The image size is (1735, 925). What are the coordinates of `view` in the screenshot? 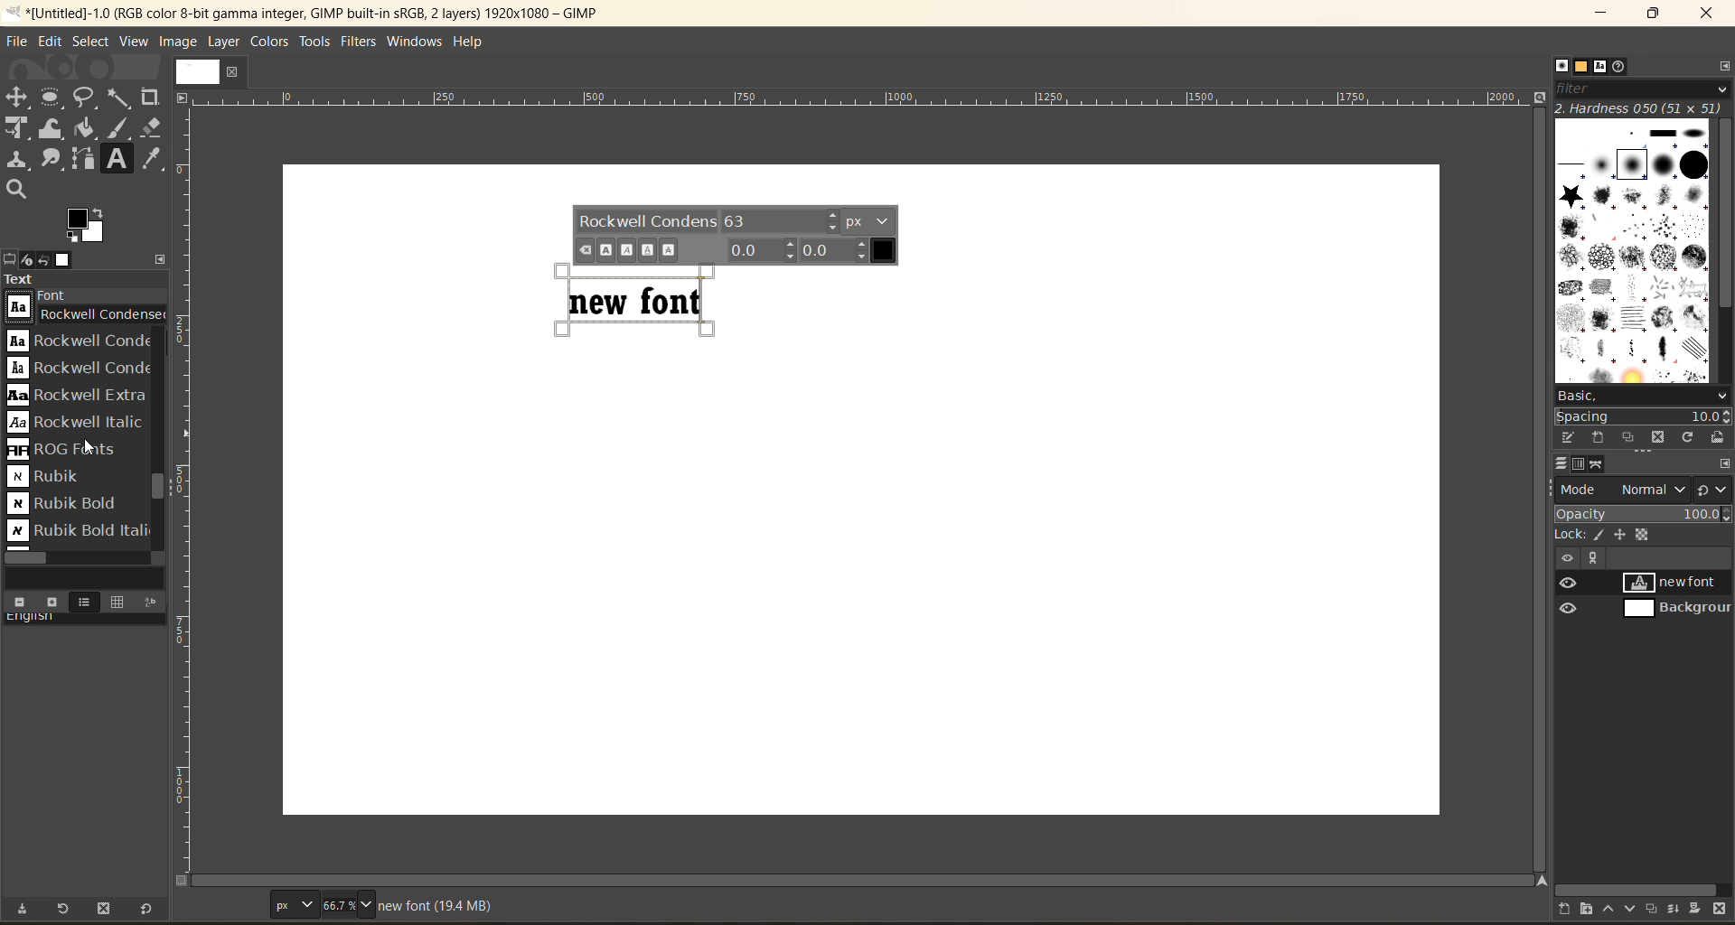 It's located at (135, 40).